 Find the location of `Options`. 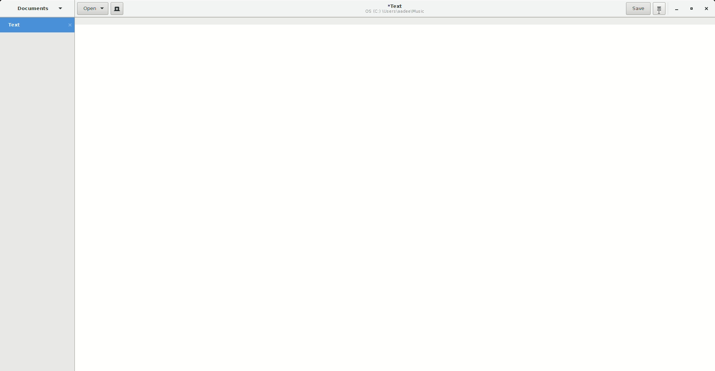

Options is located at coordinates (660, 9).